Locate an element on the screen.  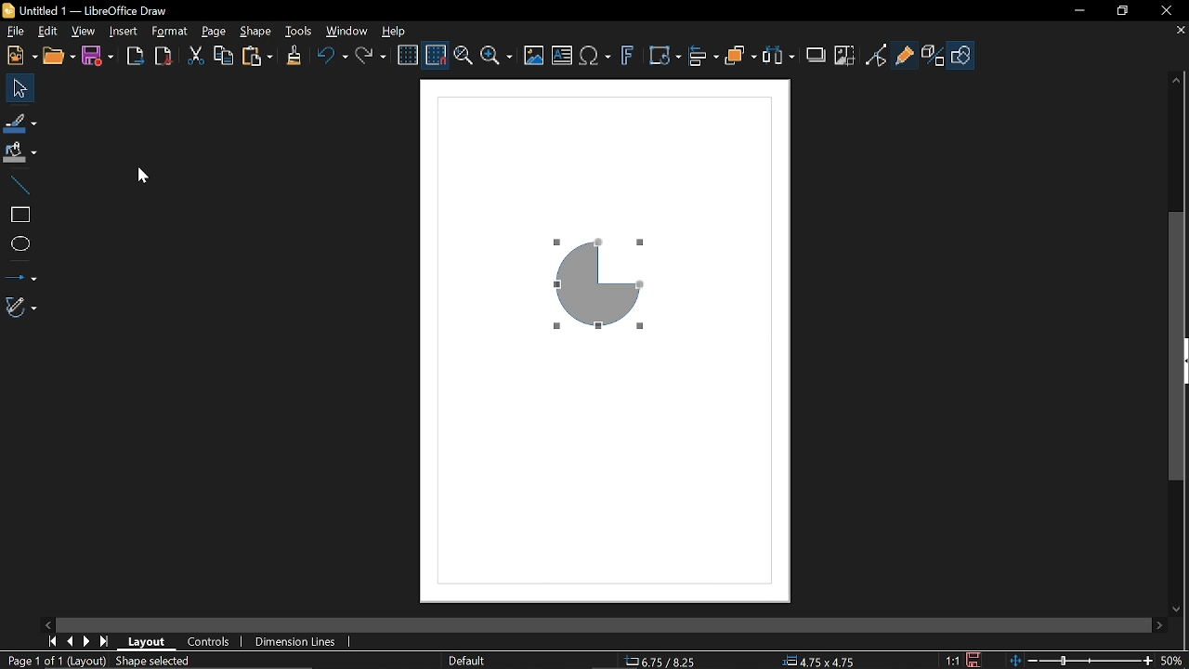
Ellipse is located at coordinates (22, 243).